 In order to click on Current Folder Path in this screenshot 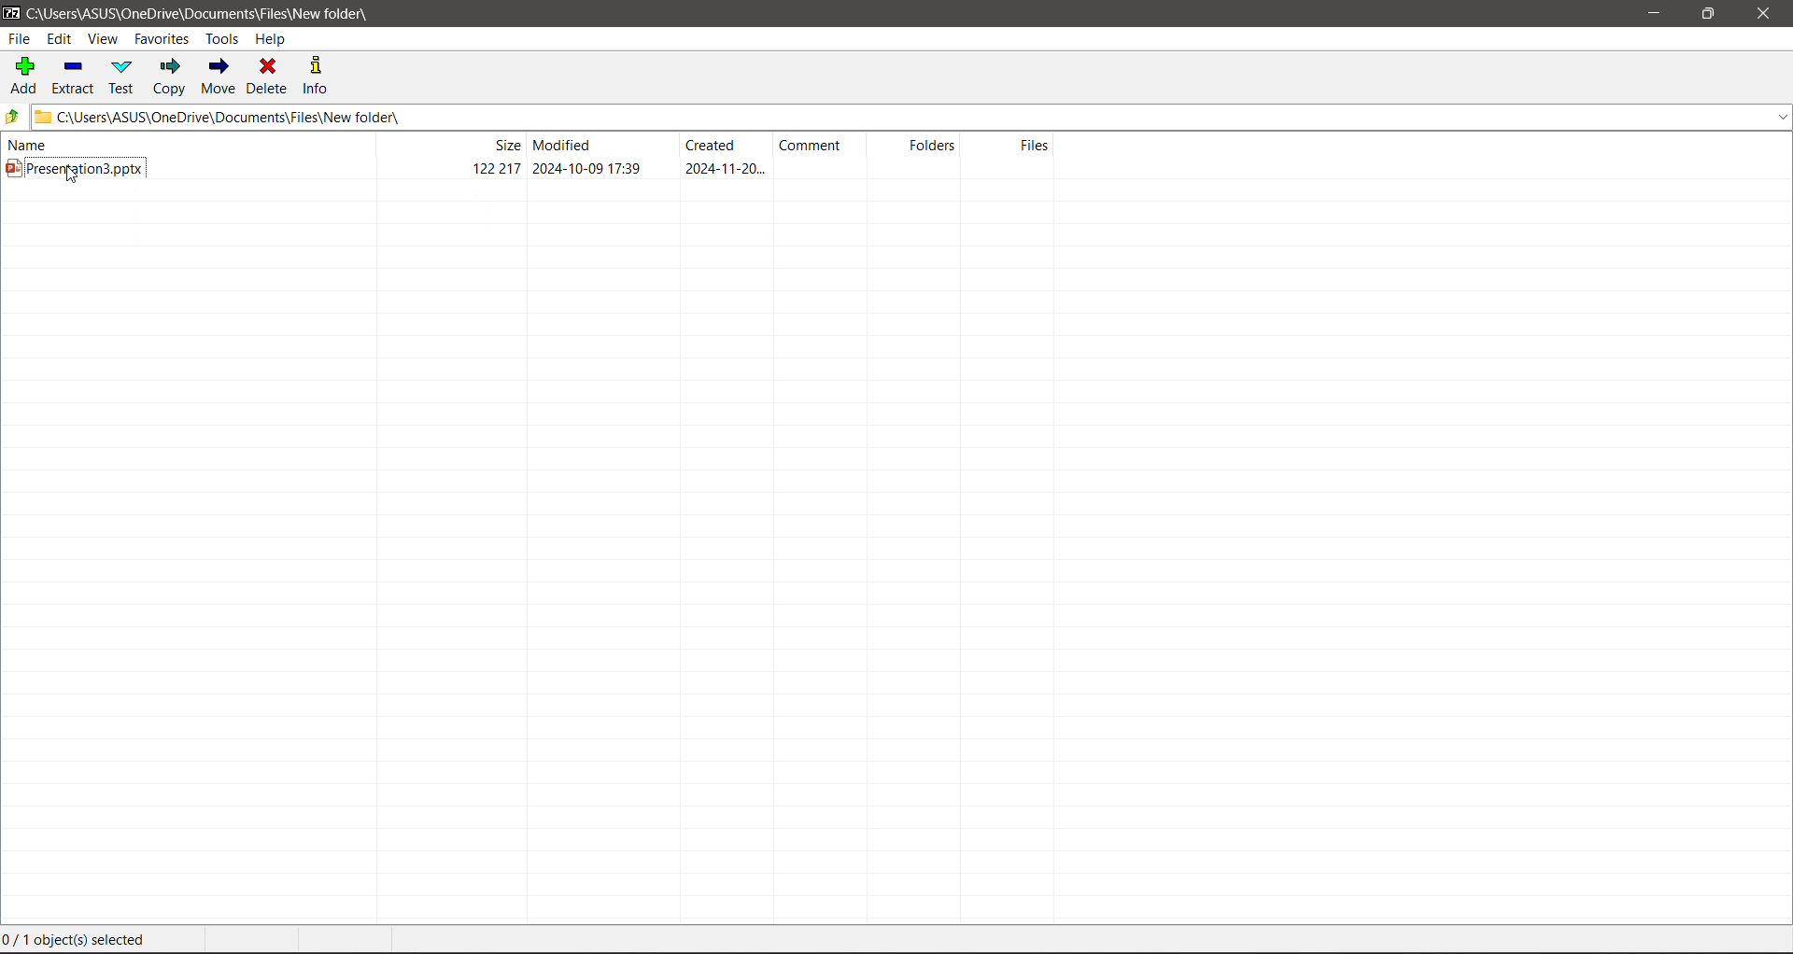, I will do `click(198, 11)`.